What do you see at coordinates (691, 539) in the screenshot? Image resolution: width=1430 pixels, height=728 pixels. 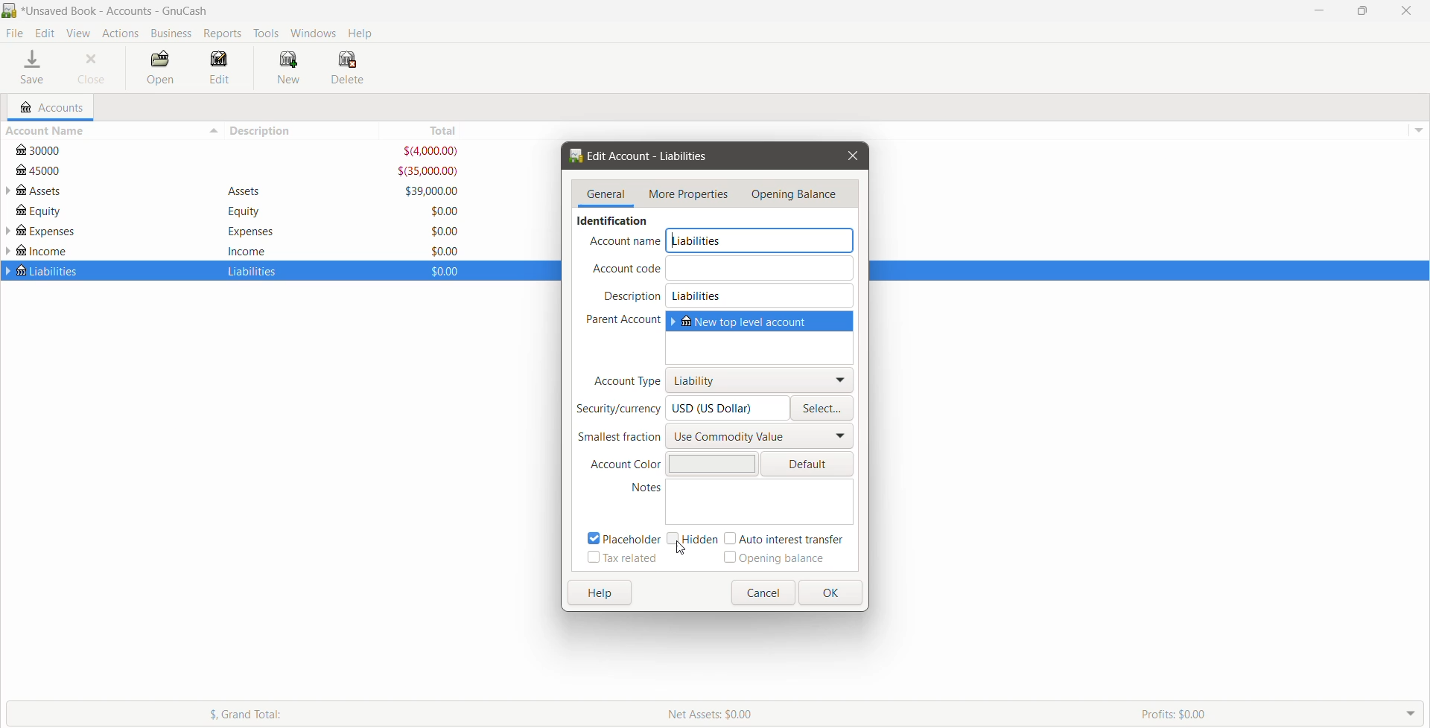 I see `Hidden - click to enable/disable` at bounding box center [691, 539].